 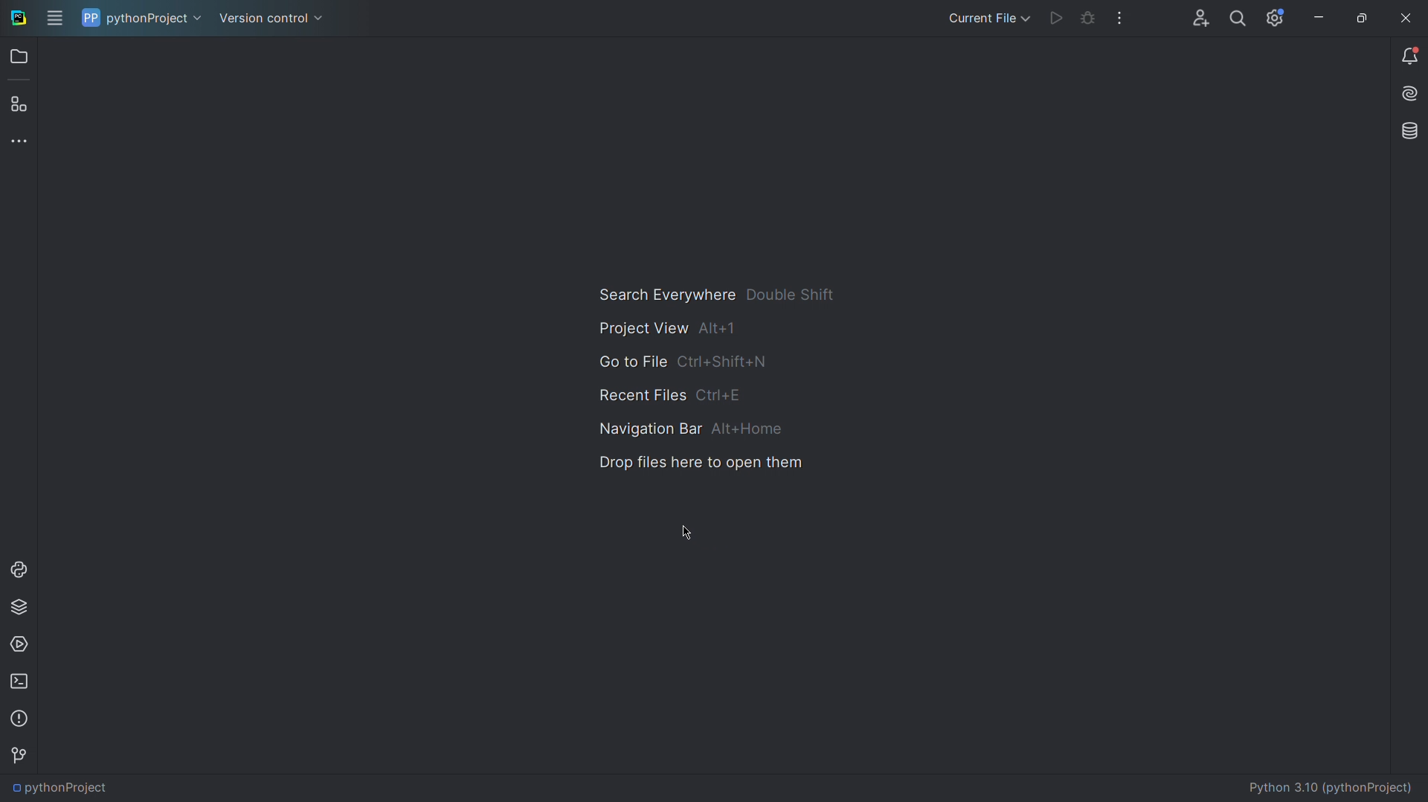 What do you see at coordinates (700, 464) in the screenshot?
I see `Drop files here to open them` at bounding box center [700, 464].